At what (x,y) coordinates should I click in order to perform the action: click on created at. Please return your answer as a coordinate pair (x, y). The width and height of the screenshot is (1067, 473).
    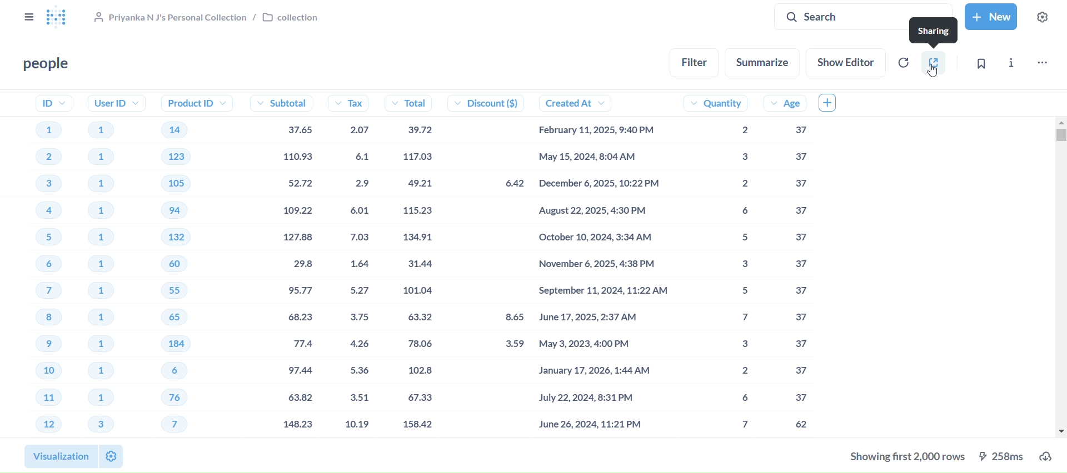
    Looking at the image, I should click on (605, 264).